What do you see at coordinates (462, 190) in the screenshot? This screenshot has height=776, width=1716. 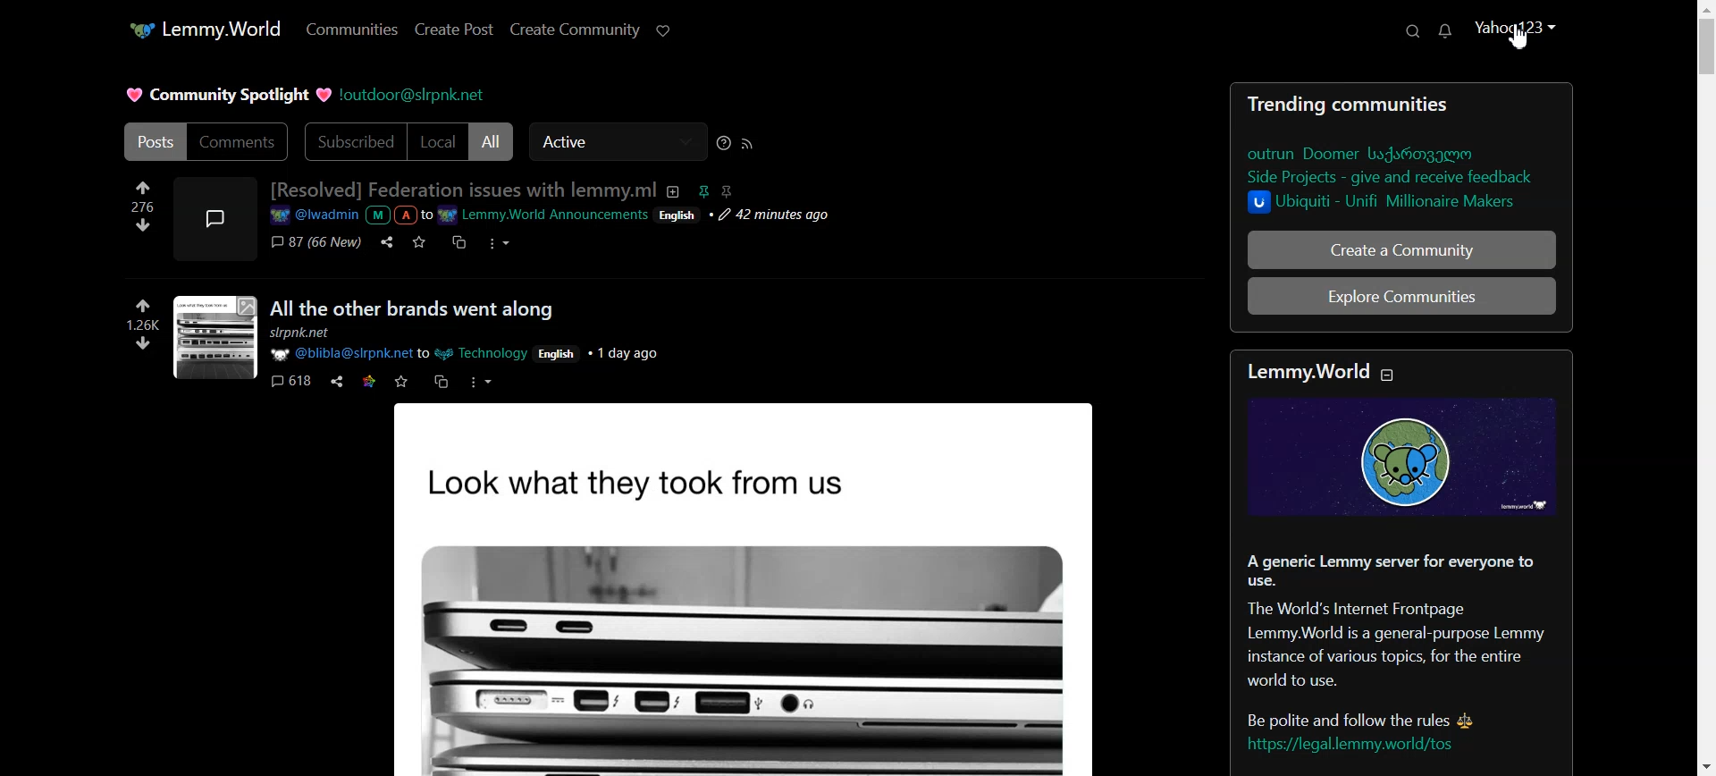 I see `[Resolved] Federation issues with lemmy.ml` at bounding box center [462, 190].